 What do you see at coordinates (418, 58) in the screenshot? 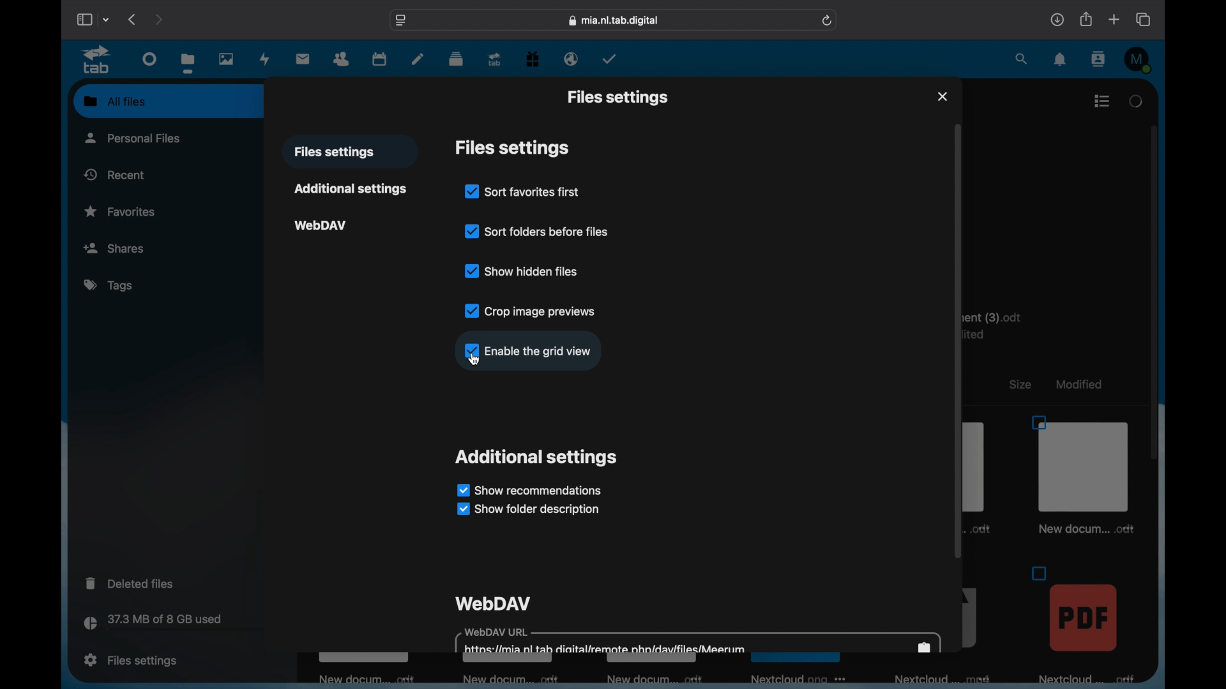
I see `notes` at bounding box center [418, 58].